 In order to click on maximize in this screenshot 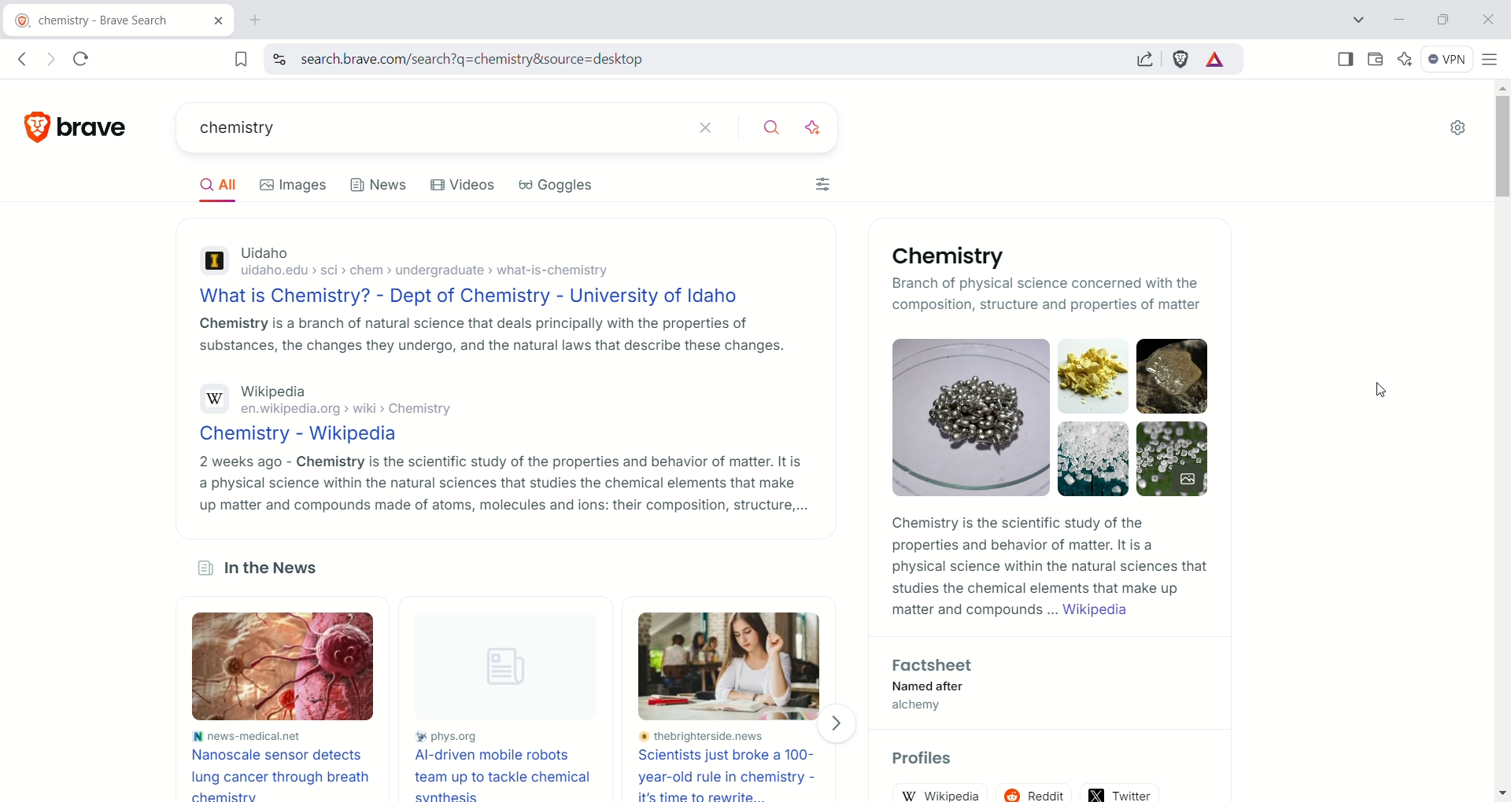, I will do `click(1442, 18)`.